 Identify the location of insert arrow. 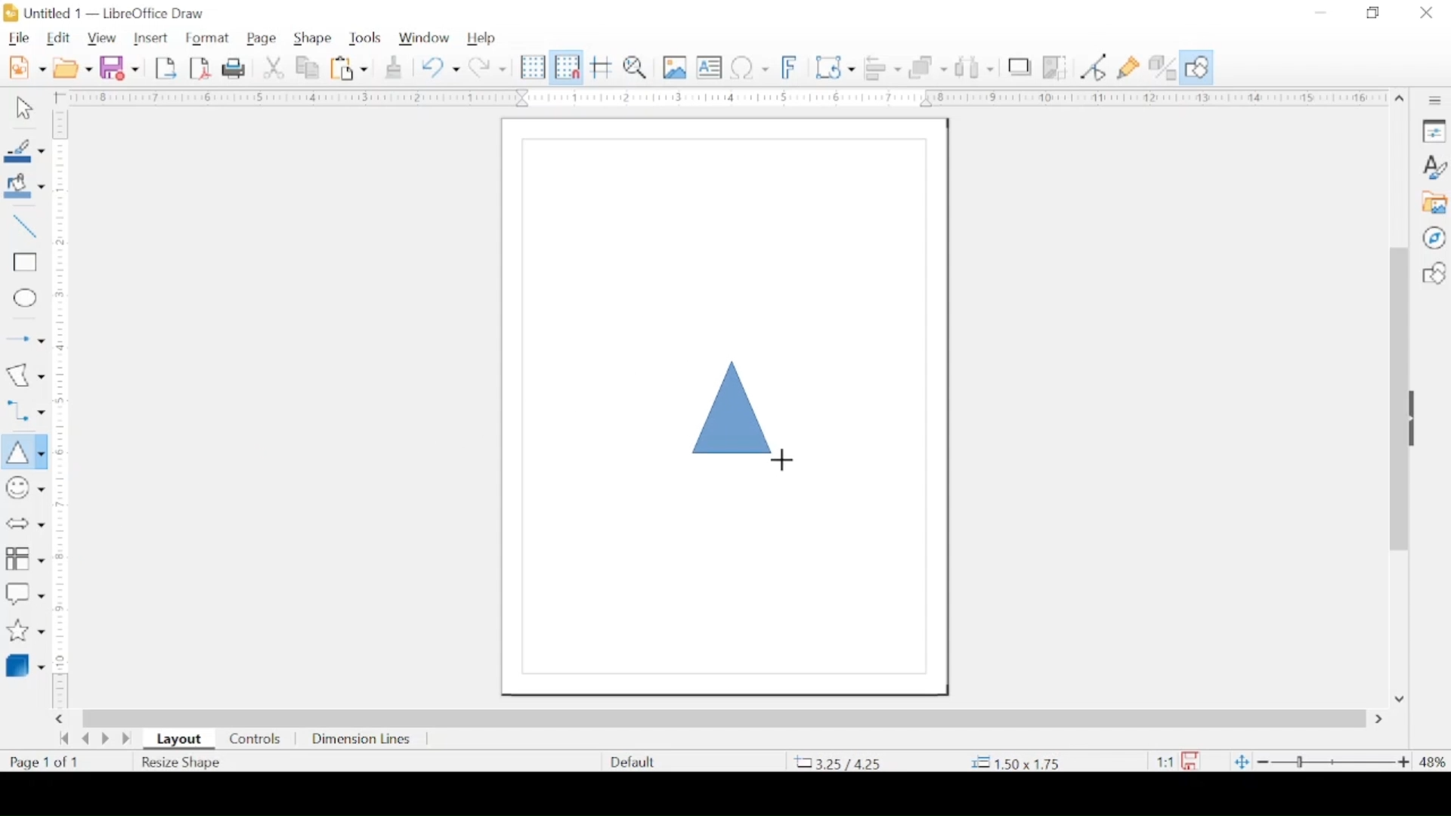
(24, 337).